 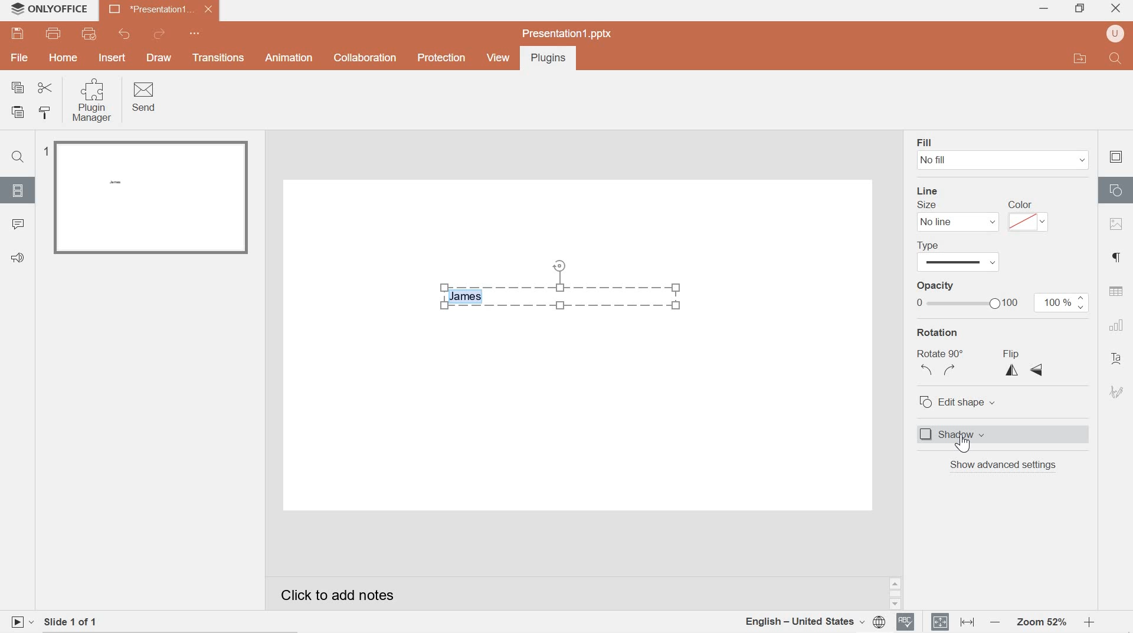 I want to click on minimize, so click(x=1044, y=9).